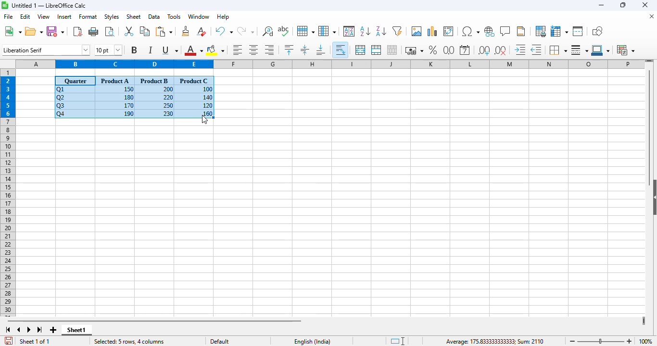 The width and height of the screenshot is (657, 346). Describe the element at coordinates (284, 31) in the screenshot. I see `spelling` at that location.